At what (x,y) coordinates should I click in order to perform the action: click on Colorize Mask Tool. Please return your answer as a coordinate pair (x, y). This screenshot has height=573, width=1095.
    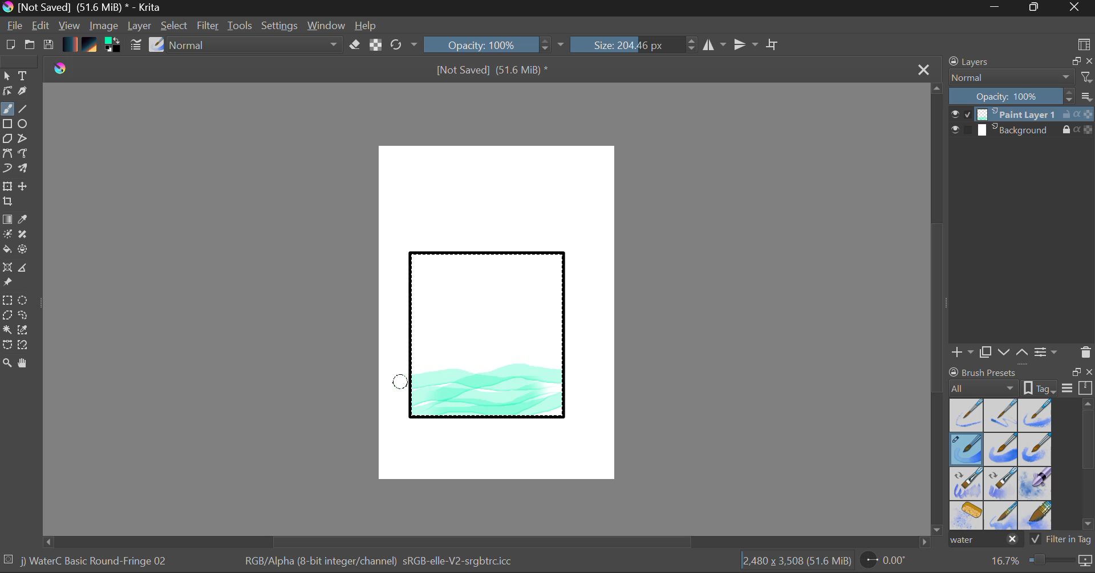
    Looking at the image, I should click on (8, 235).